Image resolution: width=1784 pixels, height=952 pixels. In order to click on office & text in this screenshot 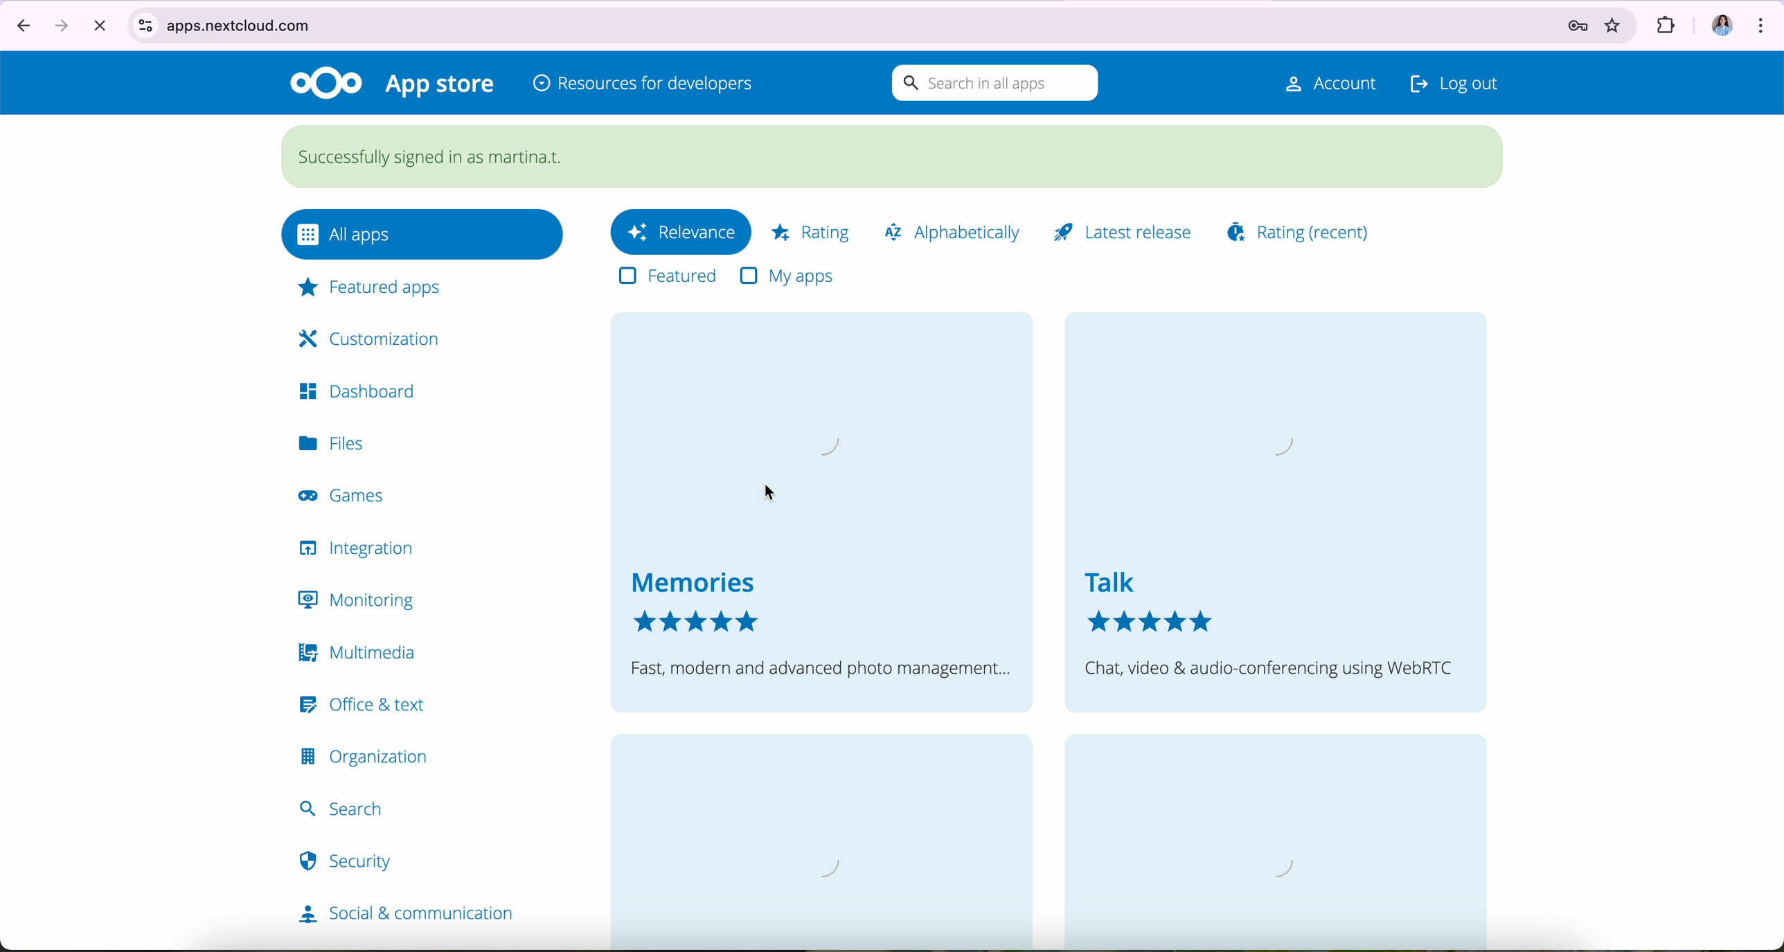, I will do `click(357, 703)`.